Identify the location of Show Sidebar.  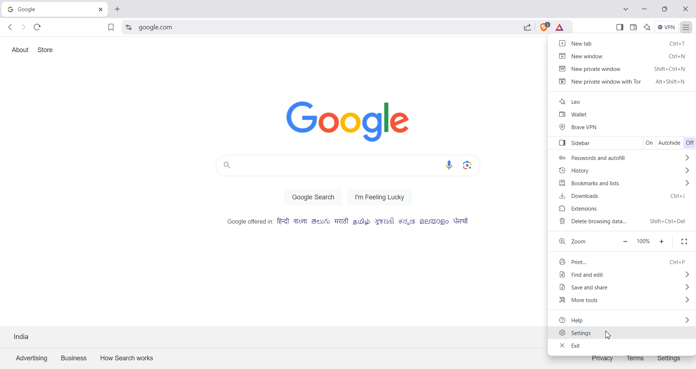
(620, 27).